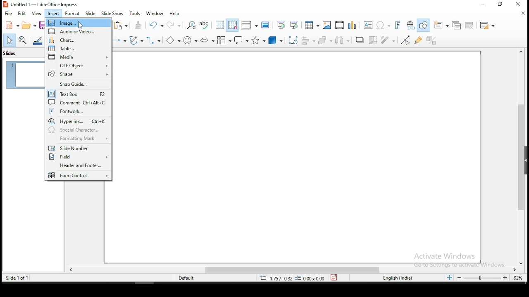 This screenshot has width=529, height=297. I want to click on zoom level, so click(482, 278).